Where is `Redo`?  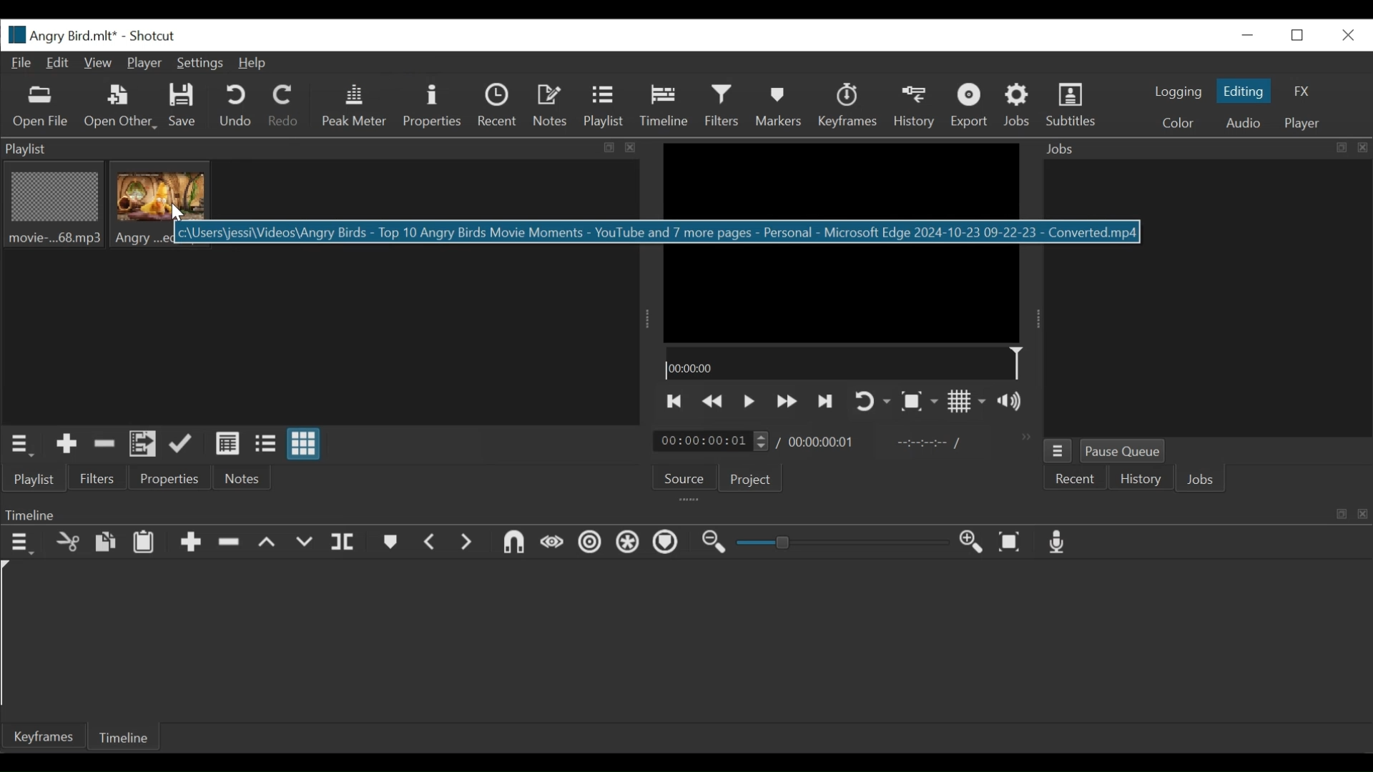 Redo is located at coordinates (284, 109).